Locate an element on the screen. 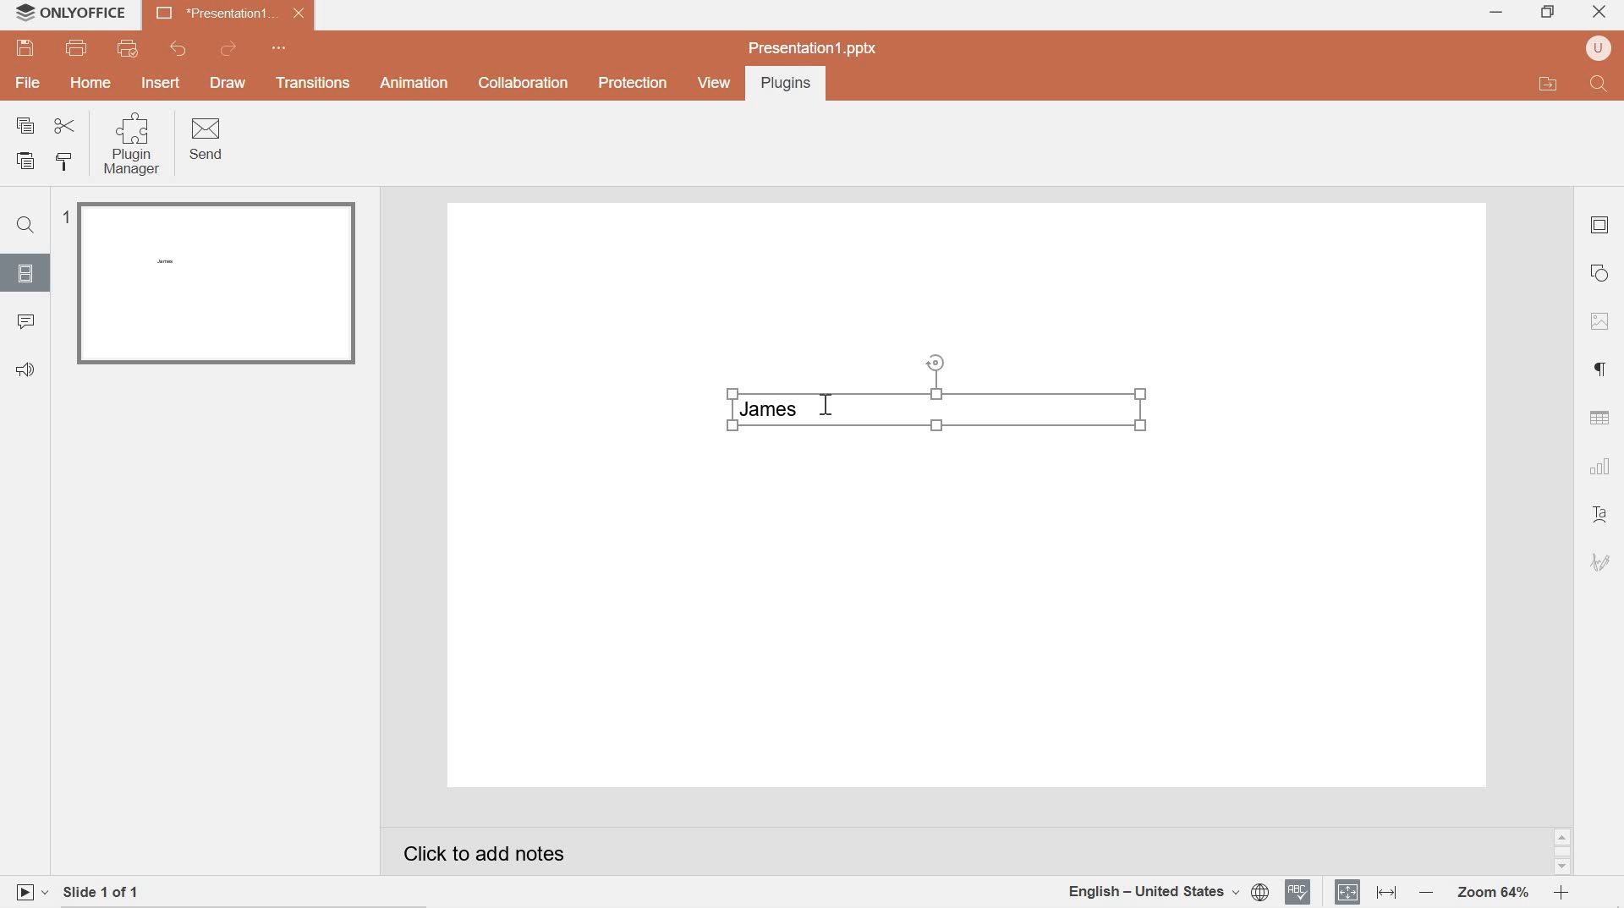 Image resolution: width=1624 pixels, height=908 pixels. Protection is located at coordinates (632, 84).